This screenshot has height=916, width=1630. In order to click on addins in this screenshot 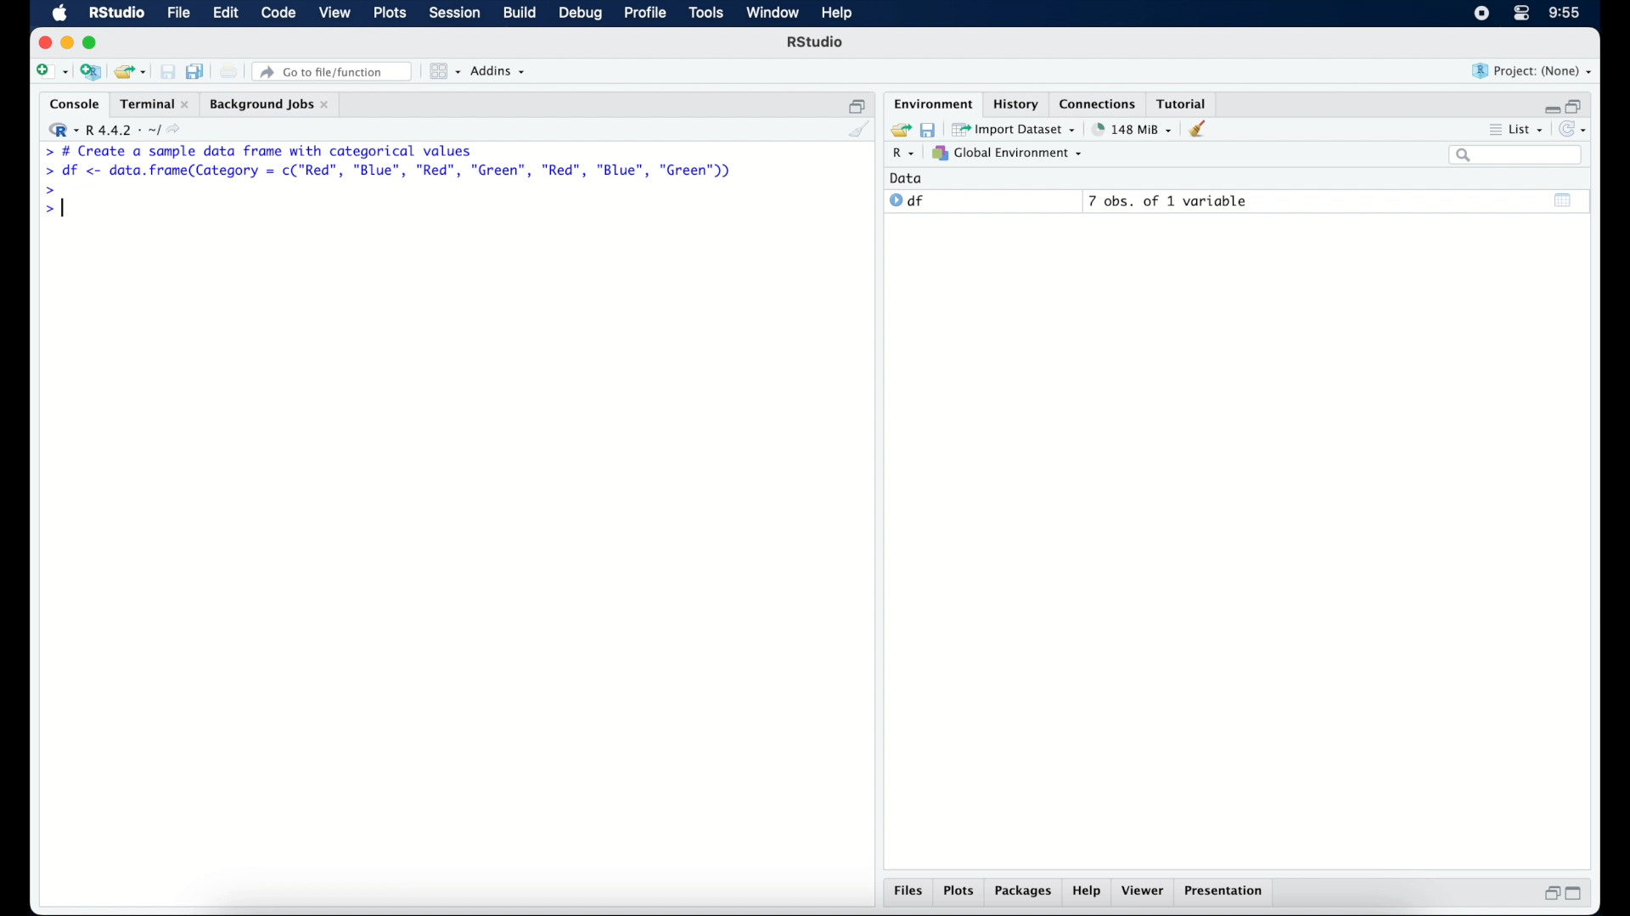, I will do `click(500, 72)`.